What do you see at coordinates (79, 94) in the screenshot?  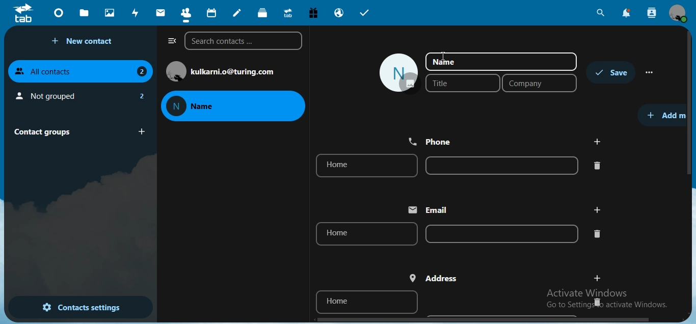 I see `not grouped` at bounding box center [79, 94].